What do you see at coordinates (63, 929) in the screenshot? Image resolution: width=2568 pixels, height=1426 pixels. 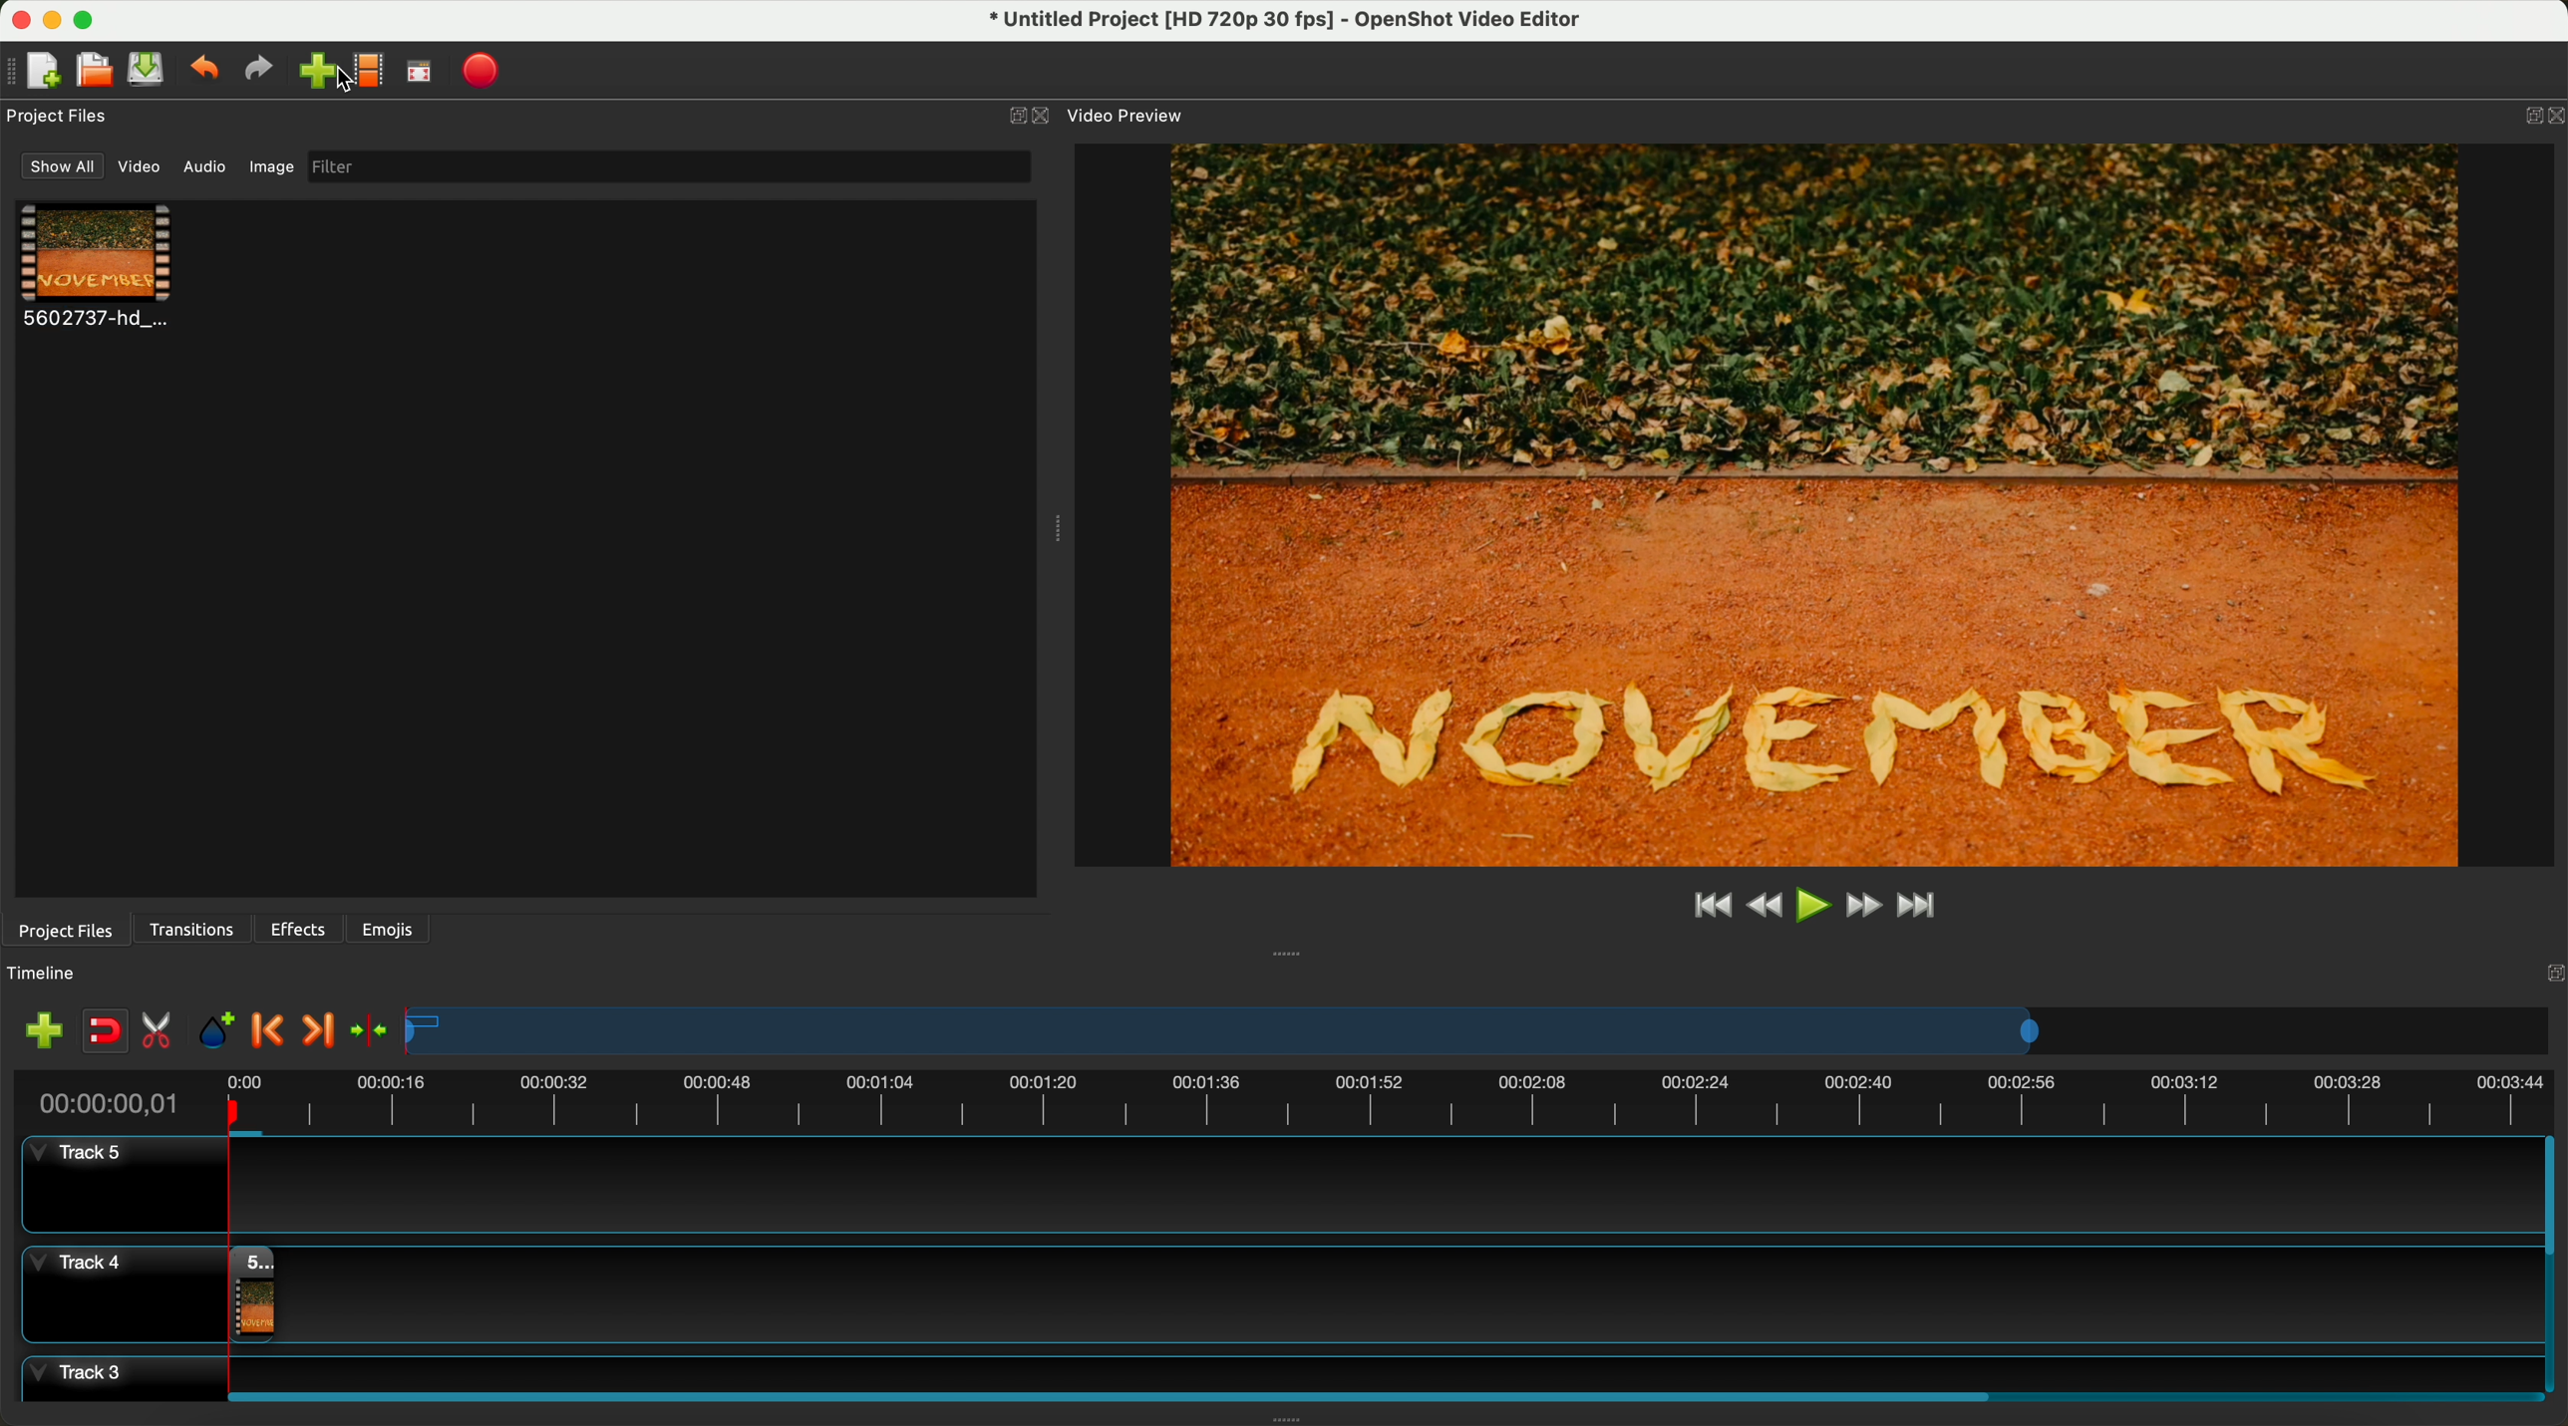 I see `project files` at bounding box center [63, 929].